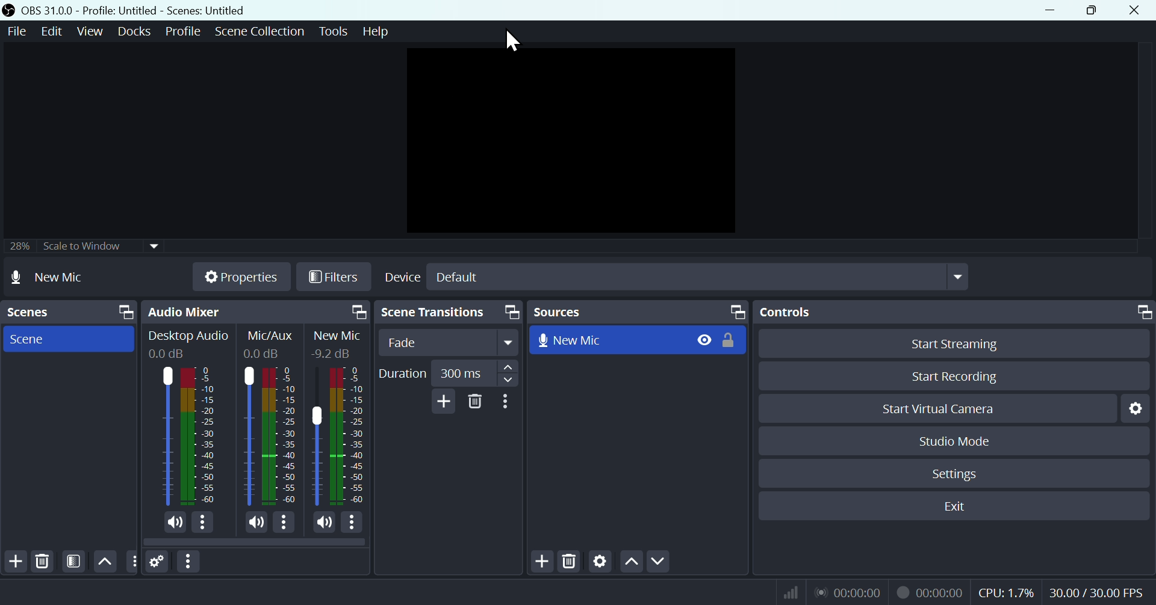 This screenshot has width=1156, height=605. I want to click on More options, so click(284, 524).